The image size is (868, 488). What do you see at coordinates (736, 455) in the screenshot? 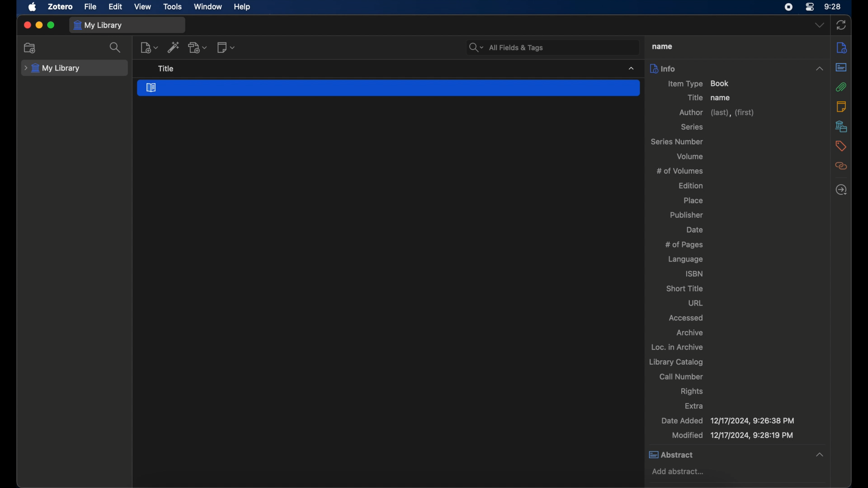
I see `abstract` at bounding box center [736, 455].